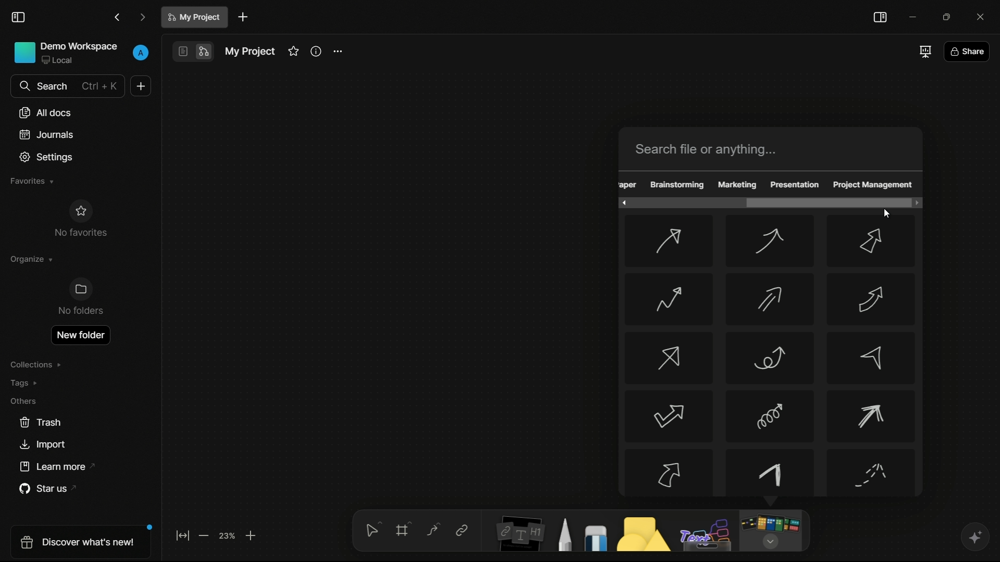  I want to click on favorites, so click(31, 181).